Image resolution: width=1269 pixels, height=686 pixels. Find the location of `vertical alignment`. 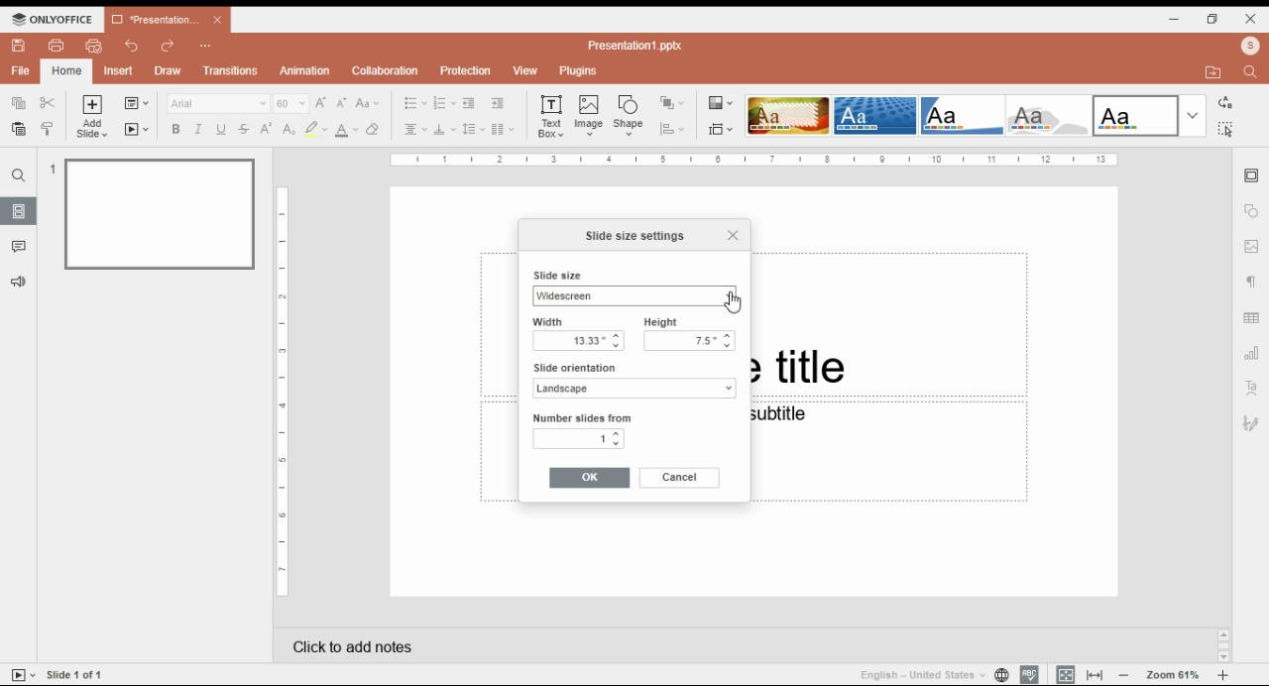

vertical alignment is located at coordinates (444, 132).